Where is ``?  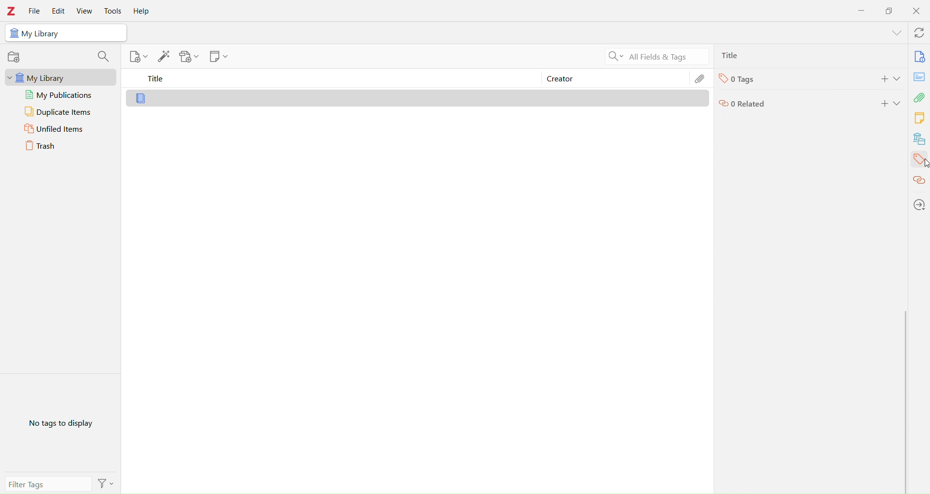
 is located at coordinates (883, 79).